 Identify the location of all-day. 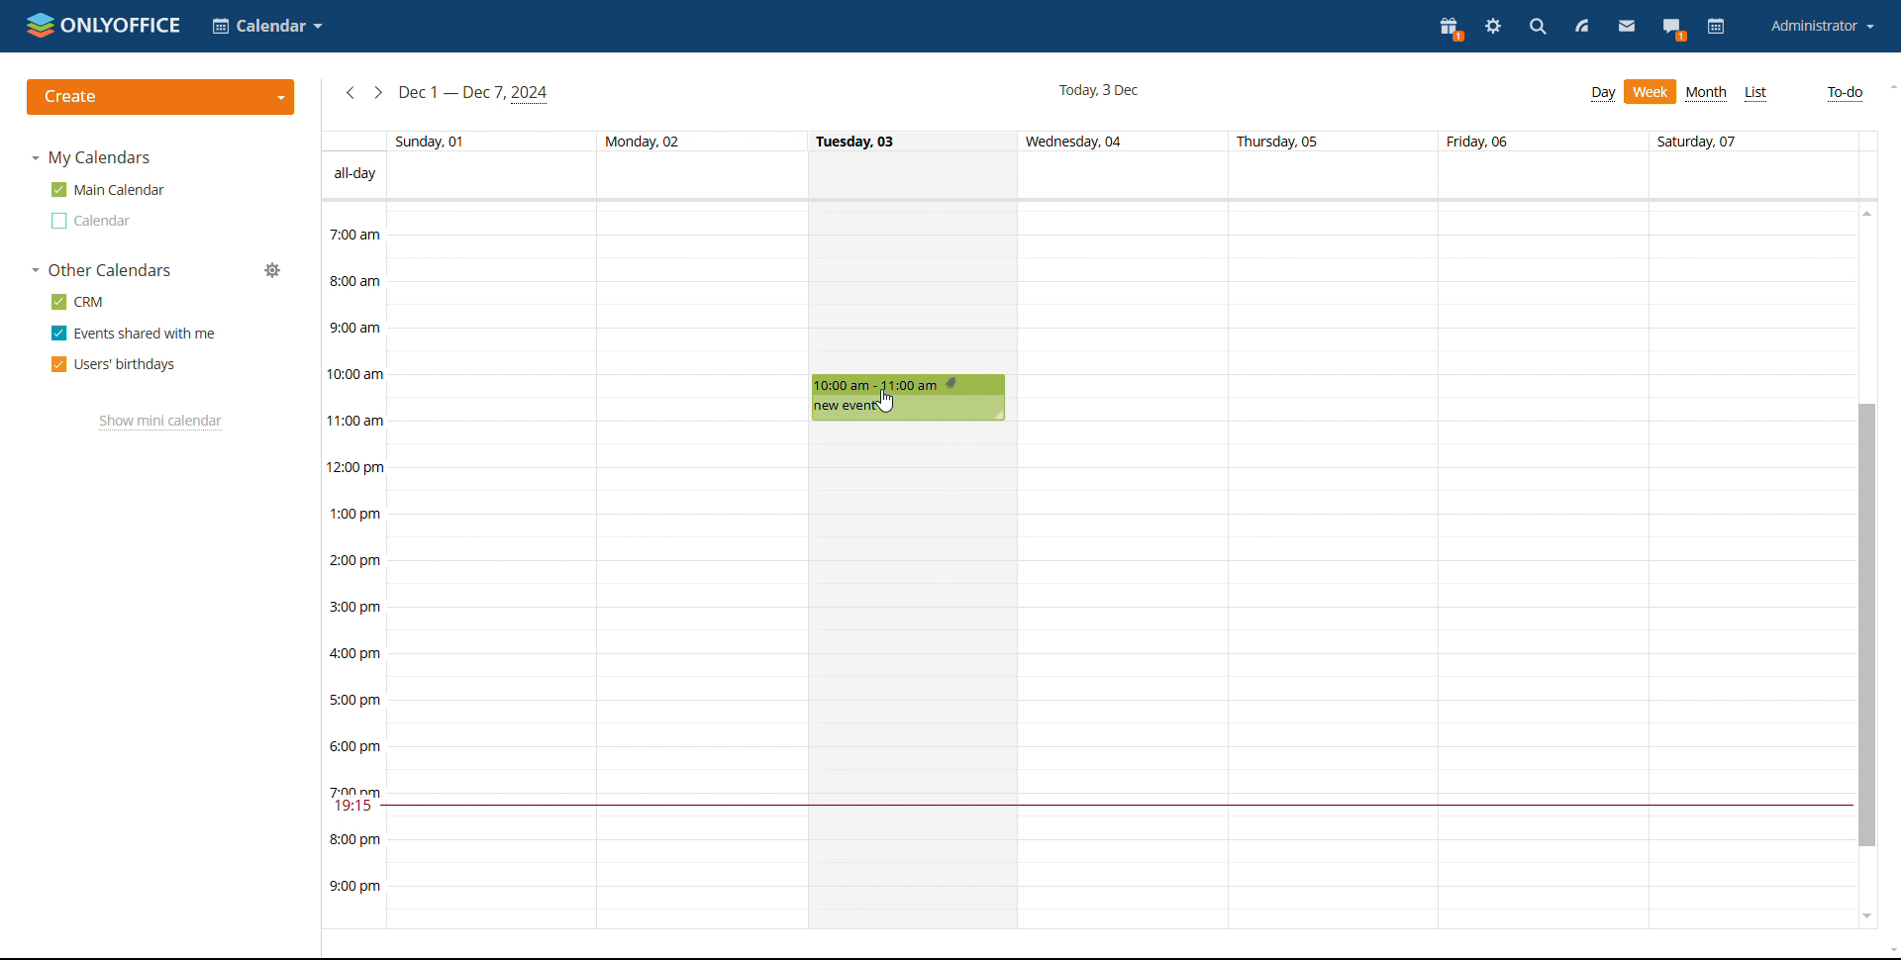
(355, 173).